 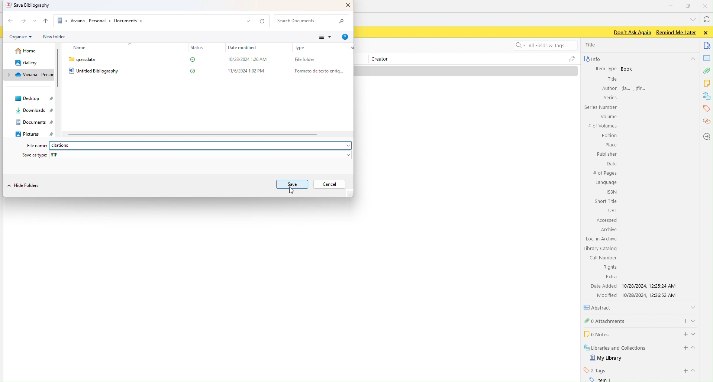 I want to click on Author, so click(x=609, y=88).